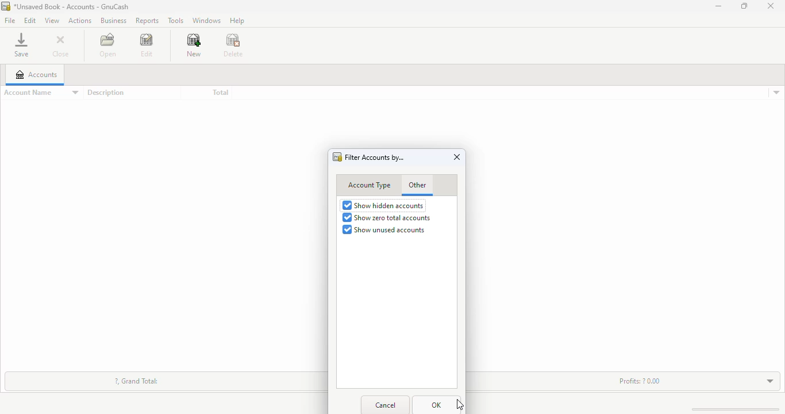 The image size is (785, 414). I want to click on OK, so click(436, 405).